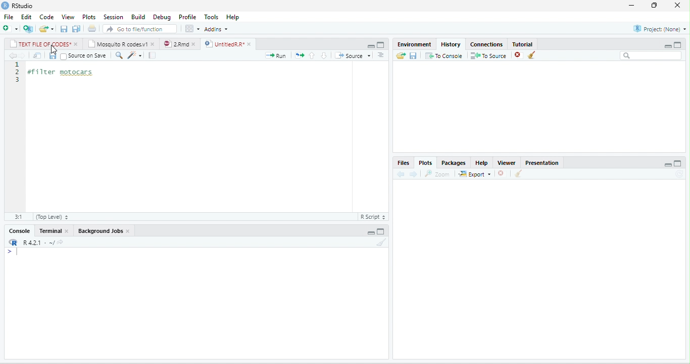 The image size is (690, 364). Describe the element at coordinates (138, 17) in the screenshot. I see `Build` at that location.